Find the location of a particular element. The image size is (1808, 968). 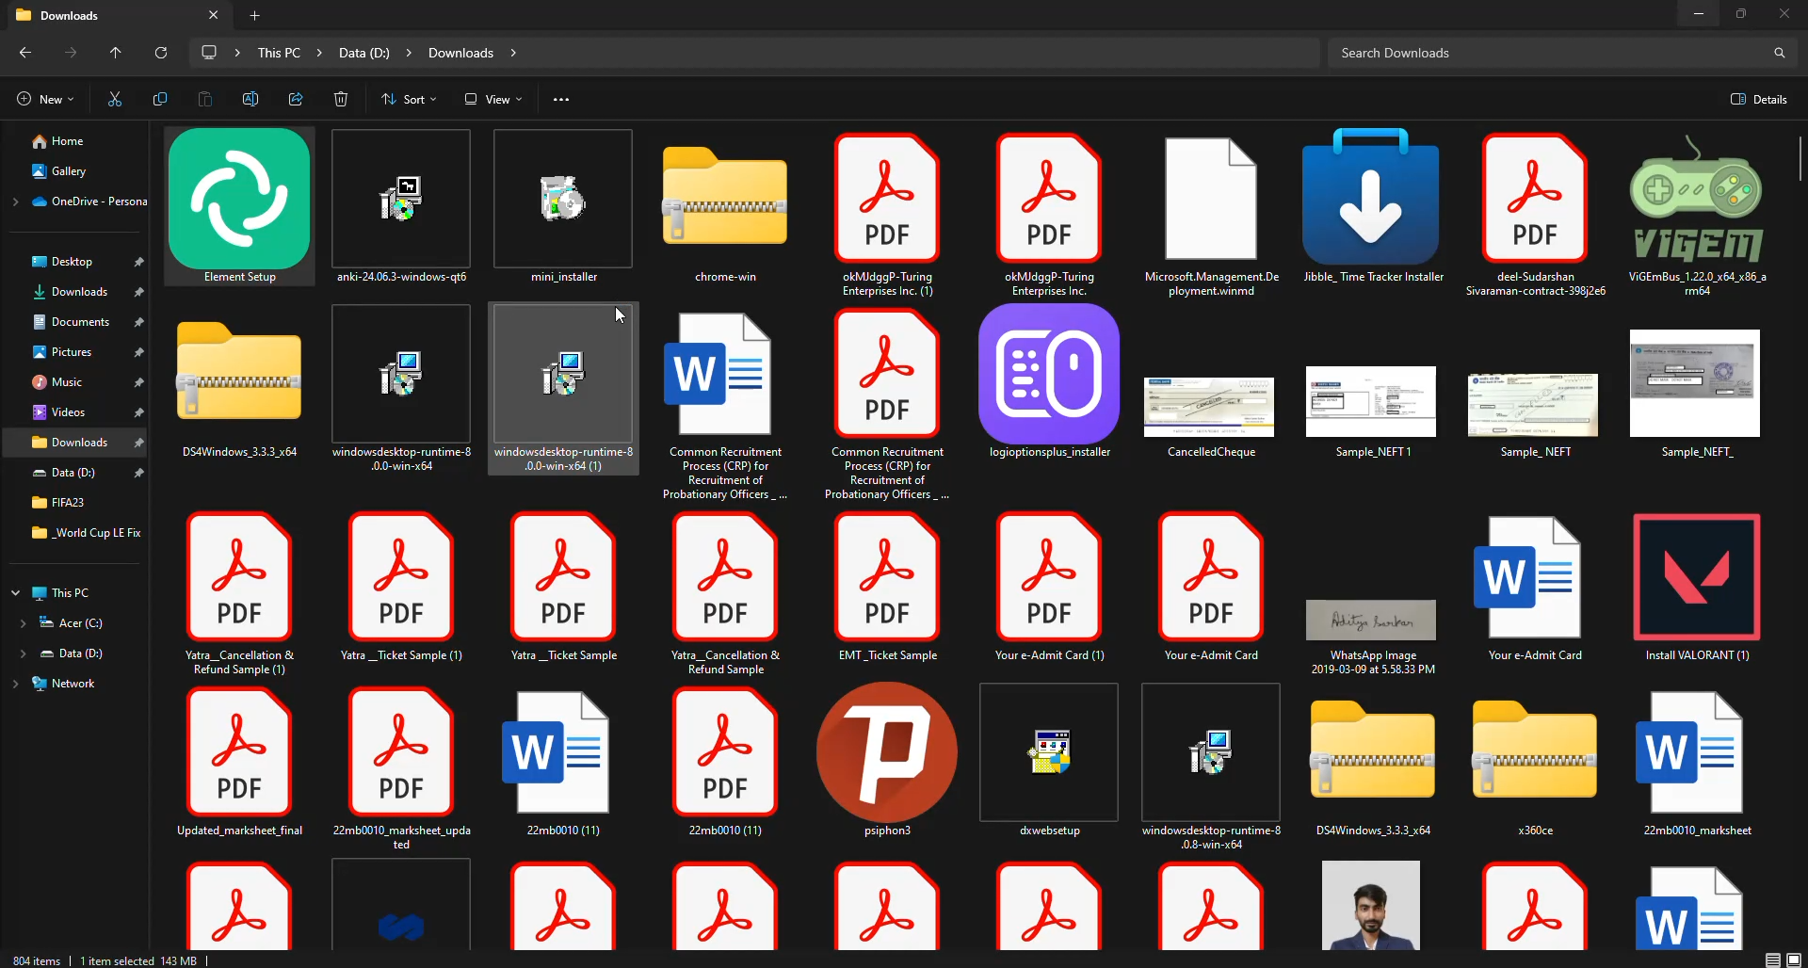

file is located at coordinates (1215, 764).